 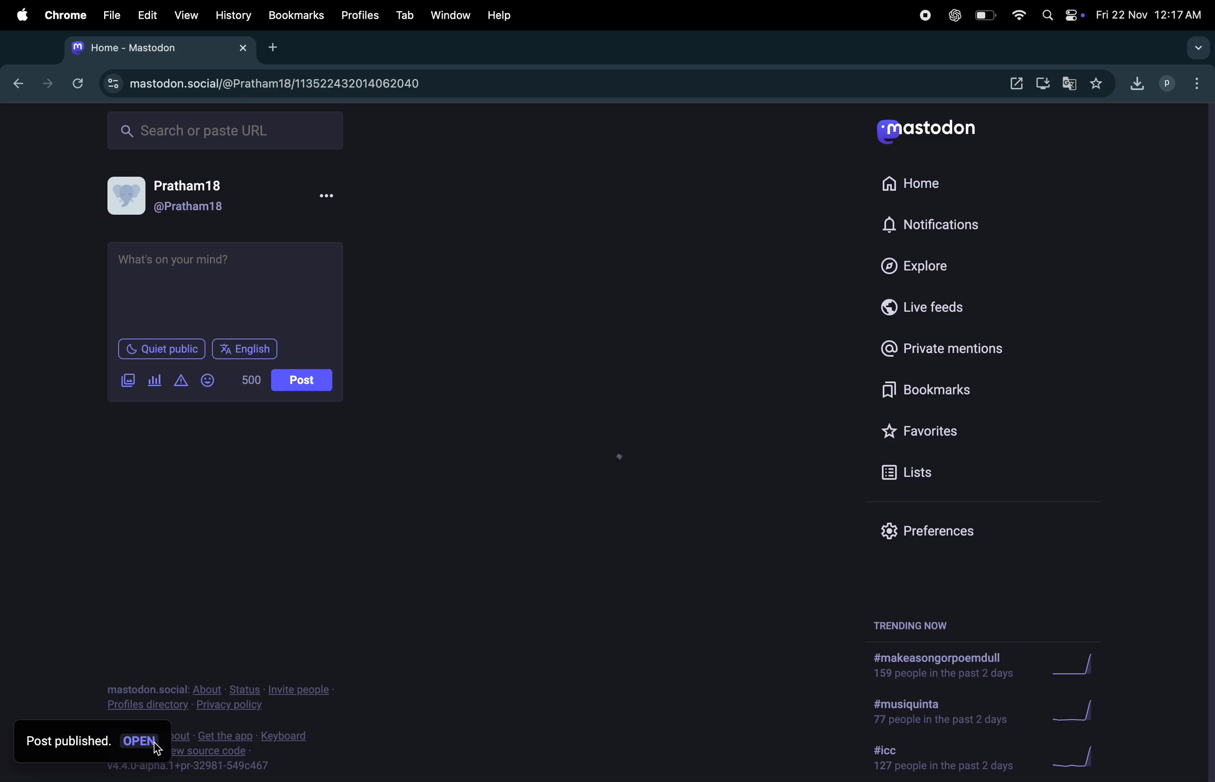 I want to click on wifi, so click(x=1016, y=16).